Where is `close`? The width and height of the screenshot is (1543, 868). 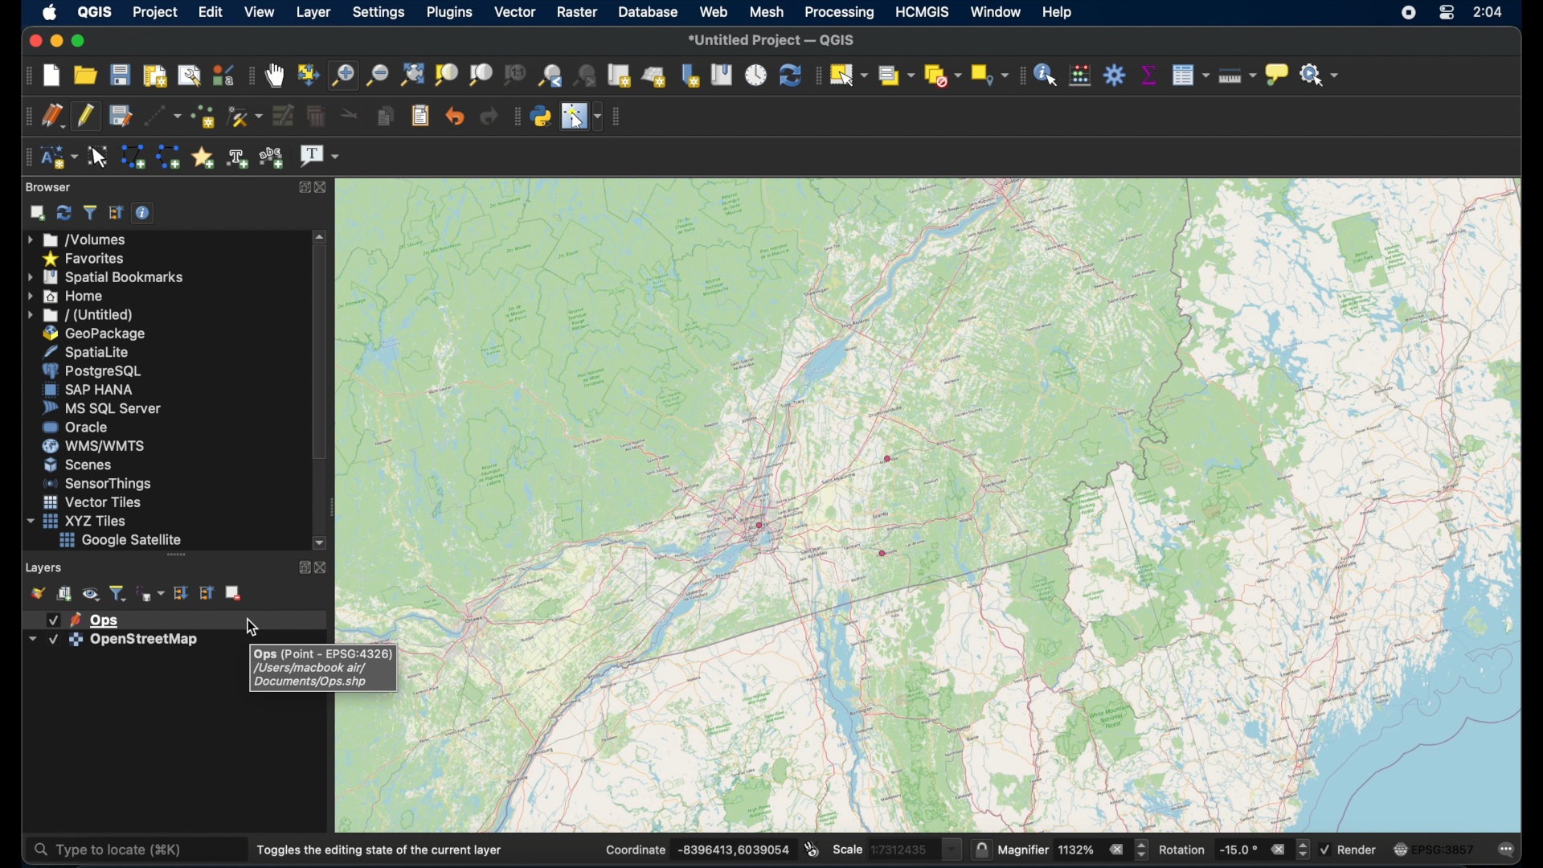 close is located at coordinates (325, 568).